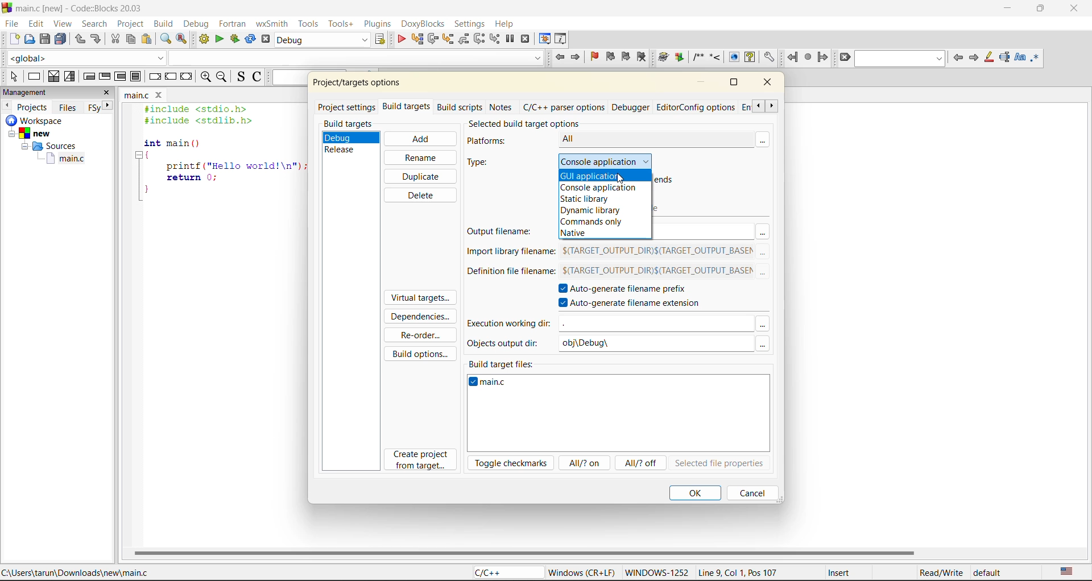 The height and width of the screenshot is (581, 1092). What do you see at coordinates (595, 56) in the screenshot?
I see `toggle bookmark` at bounding box center [595, 56].